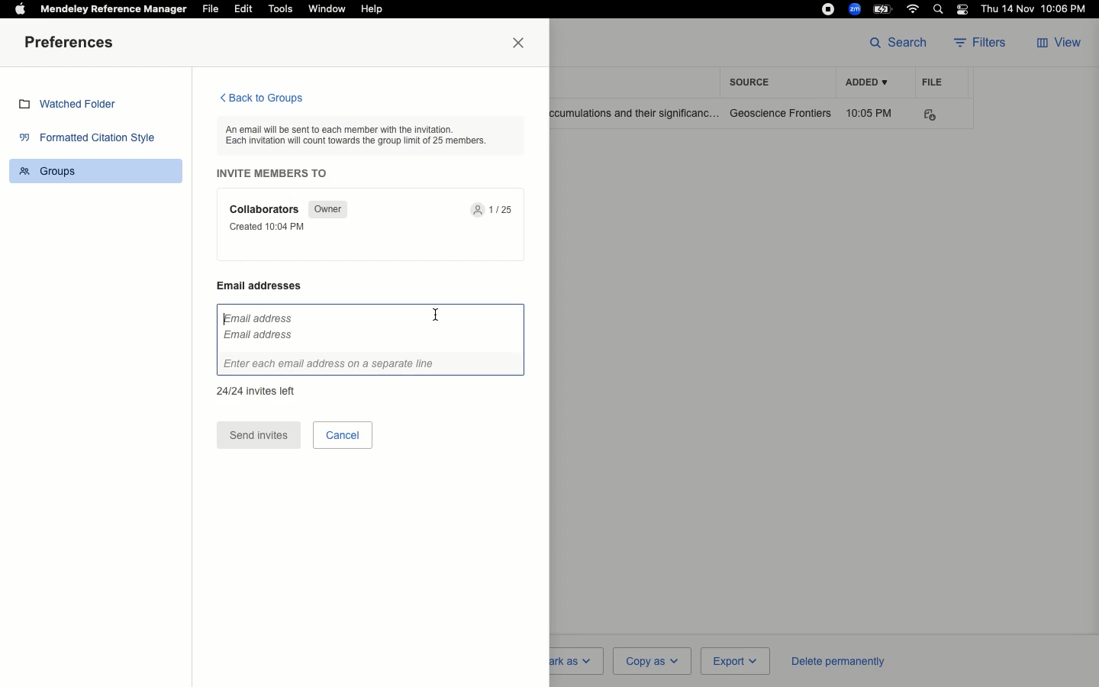 This screenshot has height=687, width=1099. What do you see at coordinates (1037, 9) in the screenshot?
I see `Date/time` at bounding box center [1037, 9].